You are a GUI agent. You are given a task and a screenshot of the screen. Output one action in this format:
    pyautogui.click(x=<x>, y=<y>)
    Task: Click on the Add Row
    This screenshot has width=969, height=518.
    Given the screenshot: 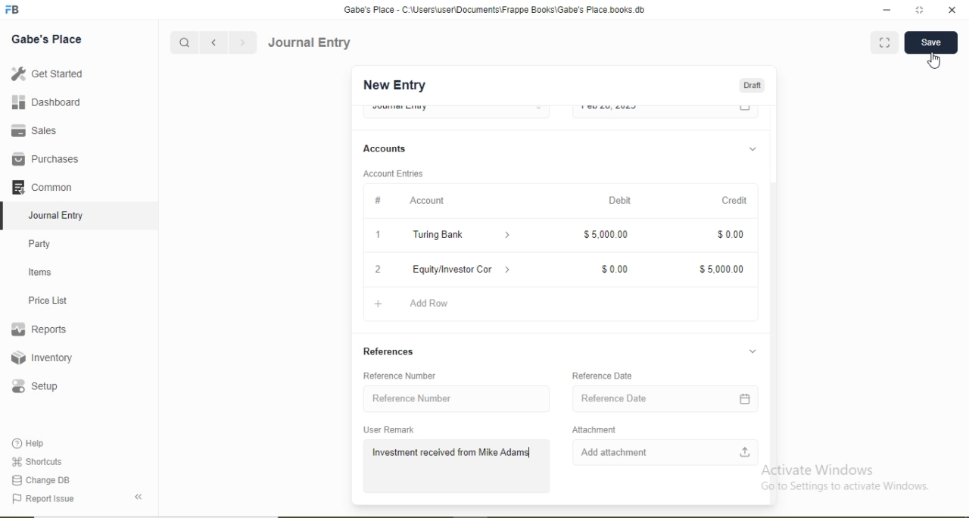 What is the action you would take?
    pyautogui.click(x=432, y=304)
    